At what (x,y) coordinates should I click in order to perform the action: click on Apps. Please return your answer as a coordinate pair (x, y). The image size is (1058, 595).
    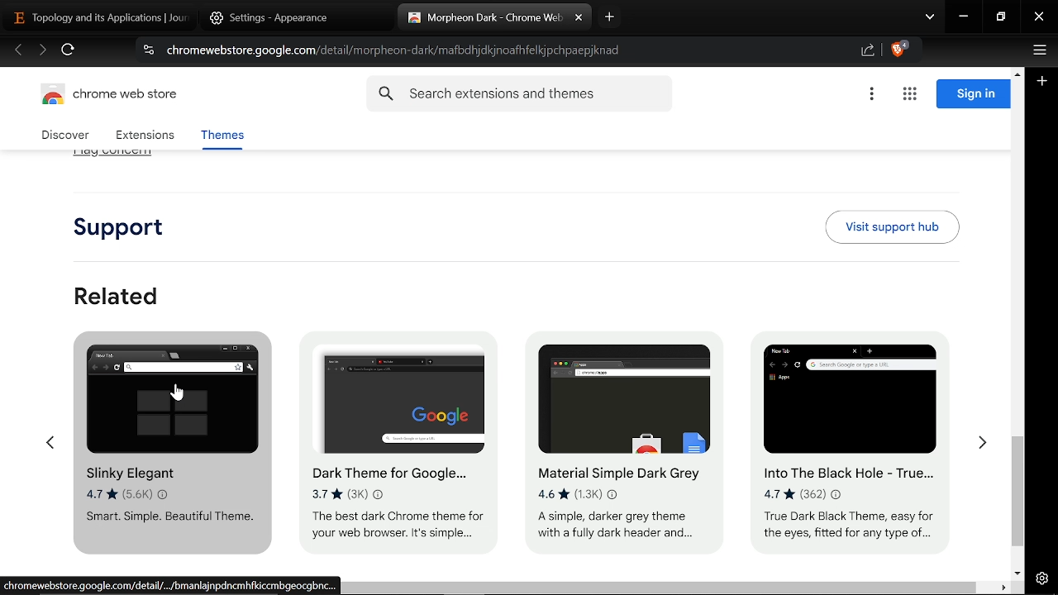
    Looking at the image, I should click on (909, 95).